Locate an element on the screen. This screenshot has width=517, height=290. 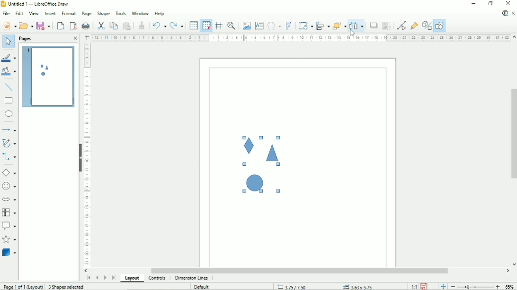
Display grid is located at coordinates (193, 25).